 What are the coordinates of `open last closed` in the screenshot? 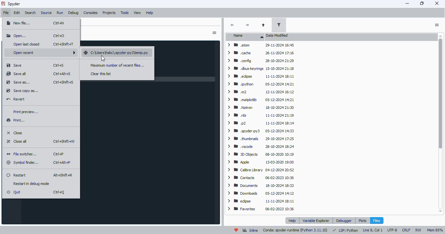 It's located at (27, 44).